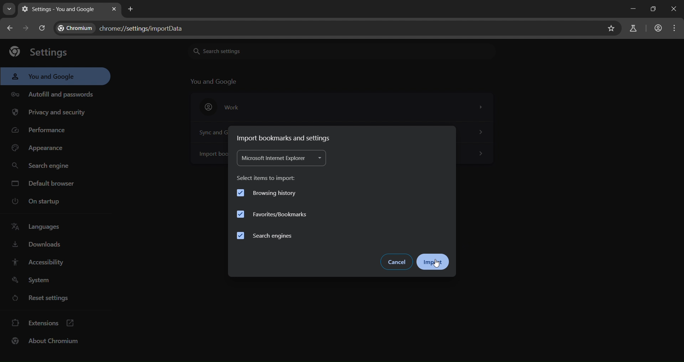 Image resolution: width=684 pixels, height=362 pixels. Describe the element at coordinates (215, 82) in the screenshot. I see `You and Google` at that location.